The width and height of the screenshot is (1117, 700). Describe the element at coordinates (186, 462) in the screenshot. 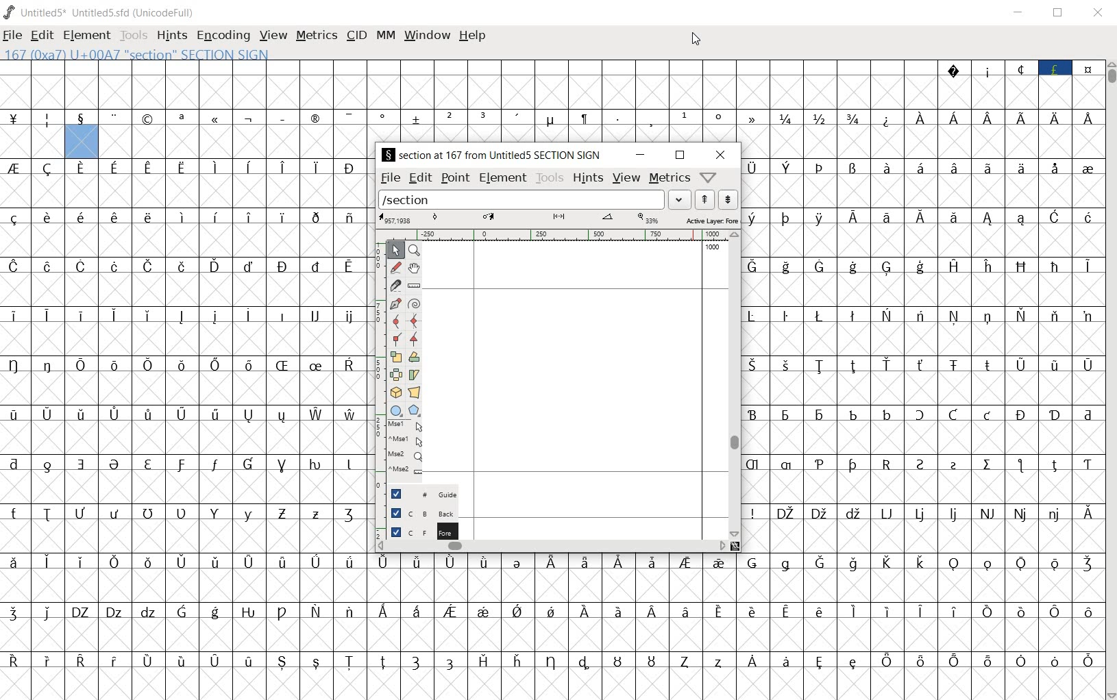

I see `special letters` at that location.